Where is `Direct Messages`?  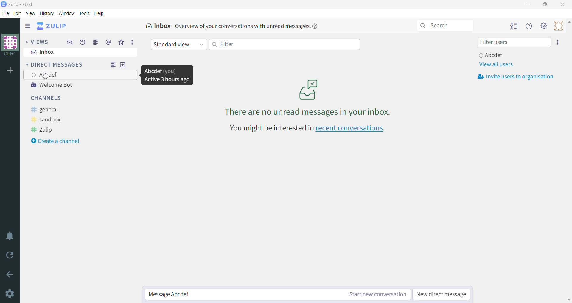 Direct Messages is located at coordinates (56, 64).